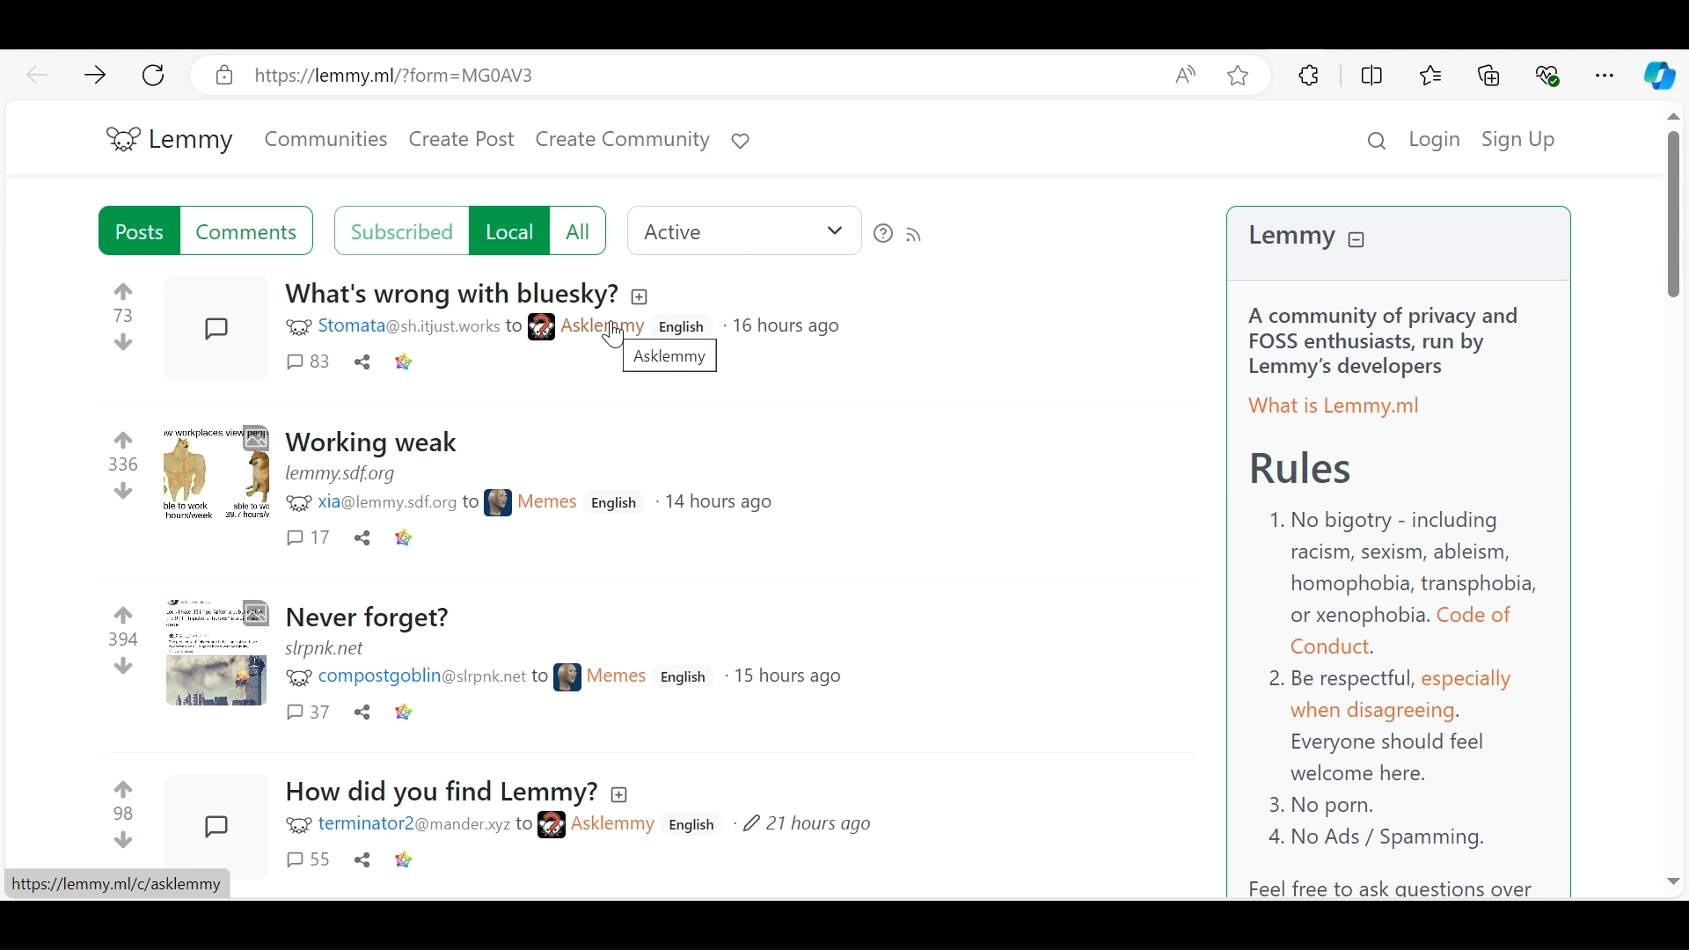  I want to click on Active, so click(743, 231).